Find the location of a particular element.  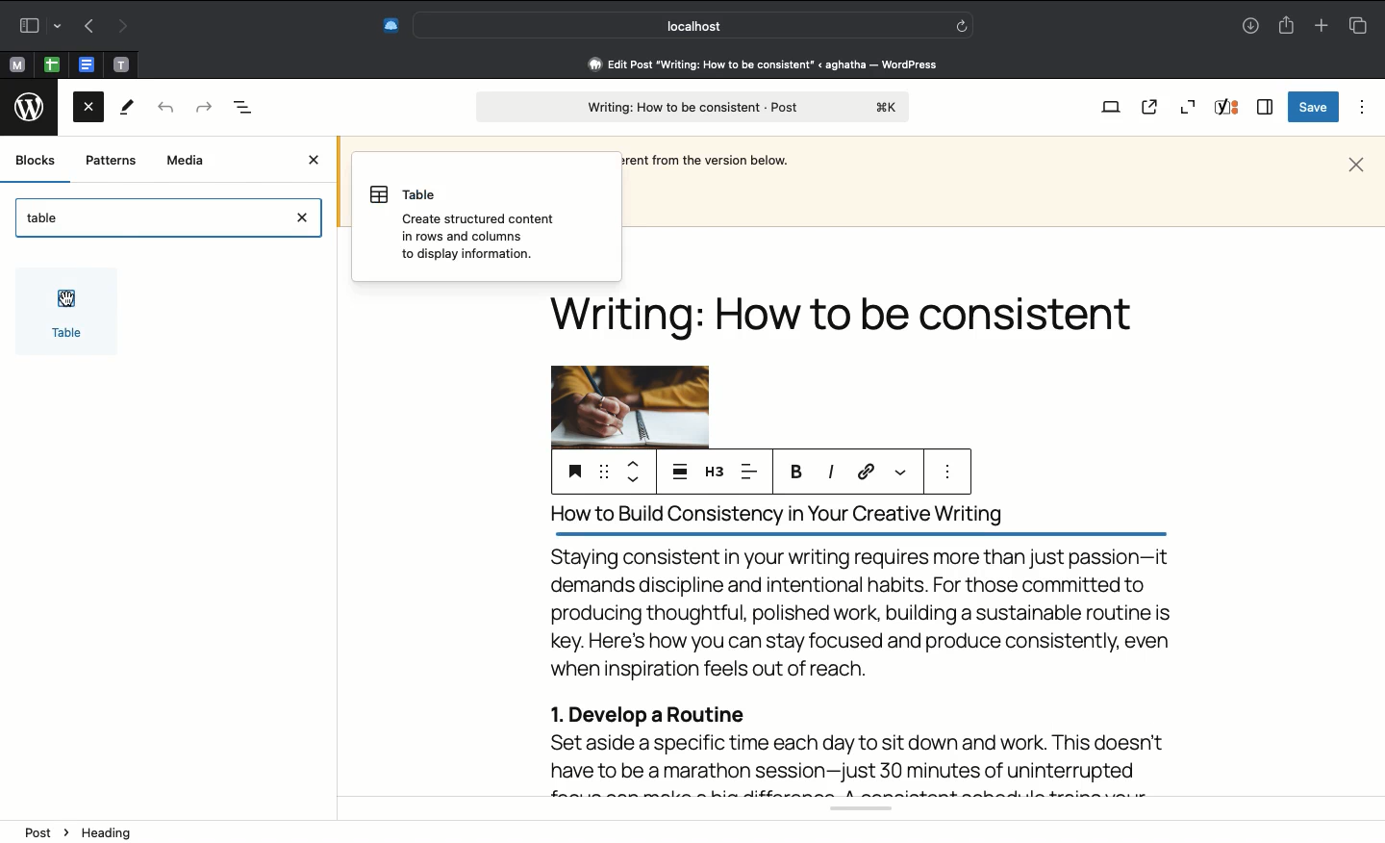

post is located at coordinates (693, 107).